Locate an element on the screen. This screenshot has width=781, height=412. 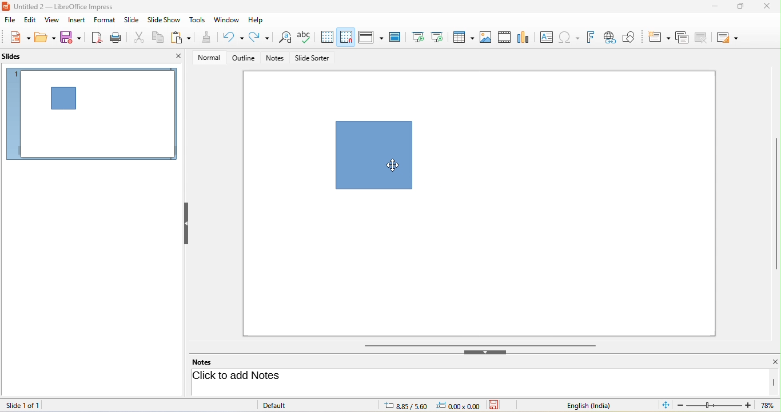
start from current slide is located at coordinates (440, 37).